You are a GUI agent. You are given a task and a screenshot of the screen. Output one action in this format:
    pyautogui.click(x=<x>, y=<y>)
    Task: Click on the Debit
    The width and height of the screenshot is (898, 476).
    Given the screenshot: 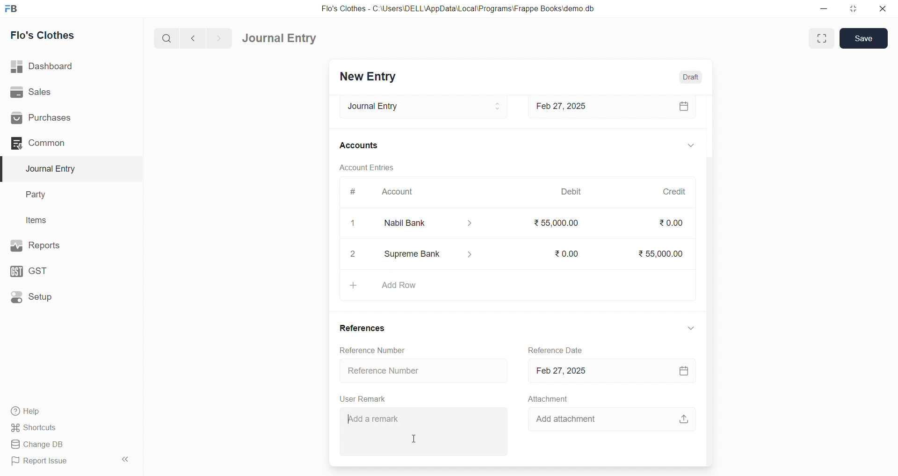 What is the action you would take?
    pyautogui.click(x=571, y=192)
    